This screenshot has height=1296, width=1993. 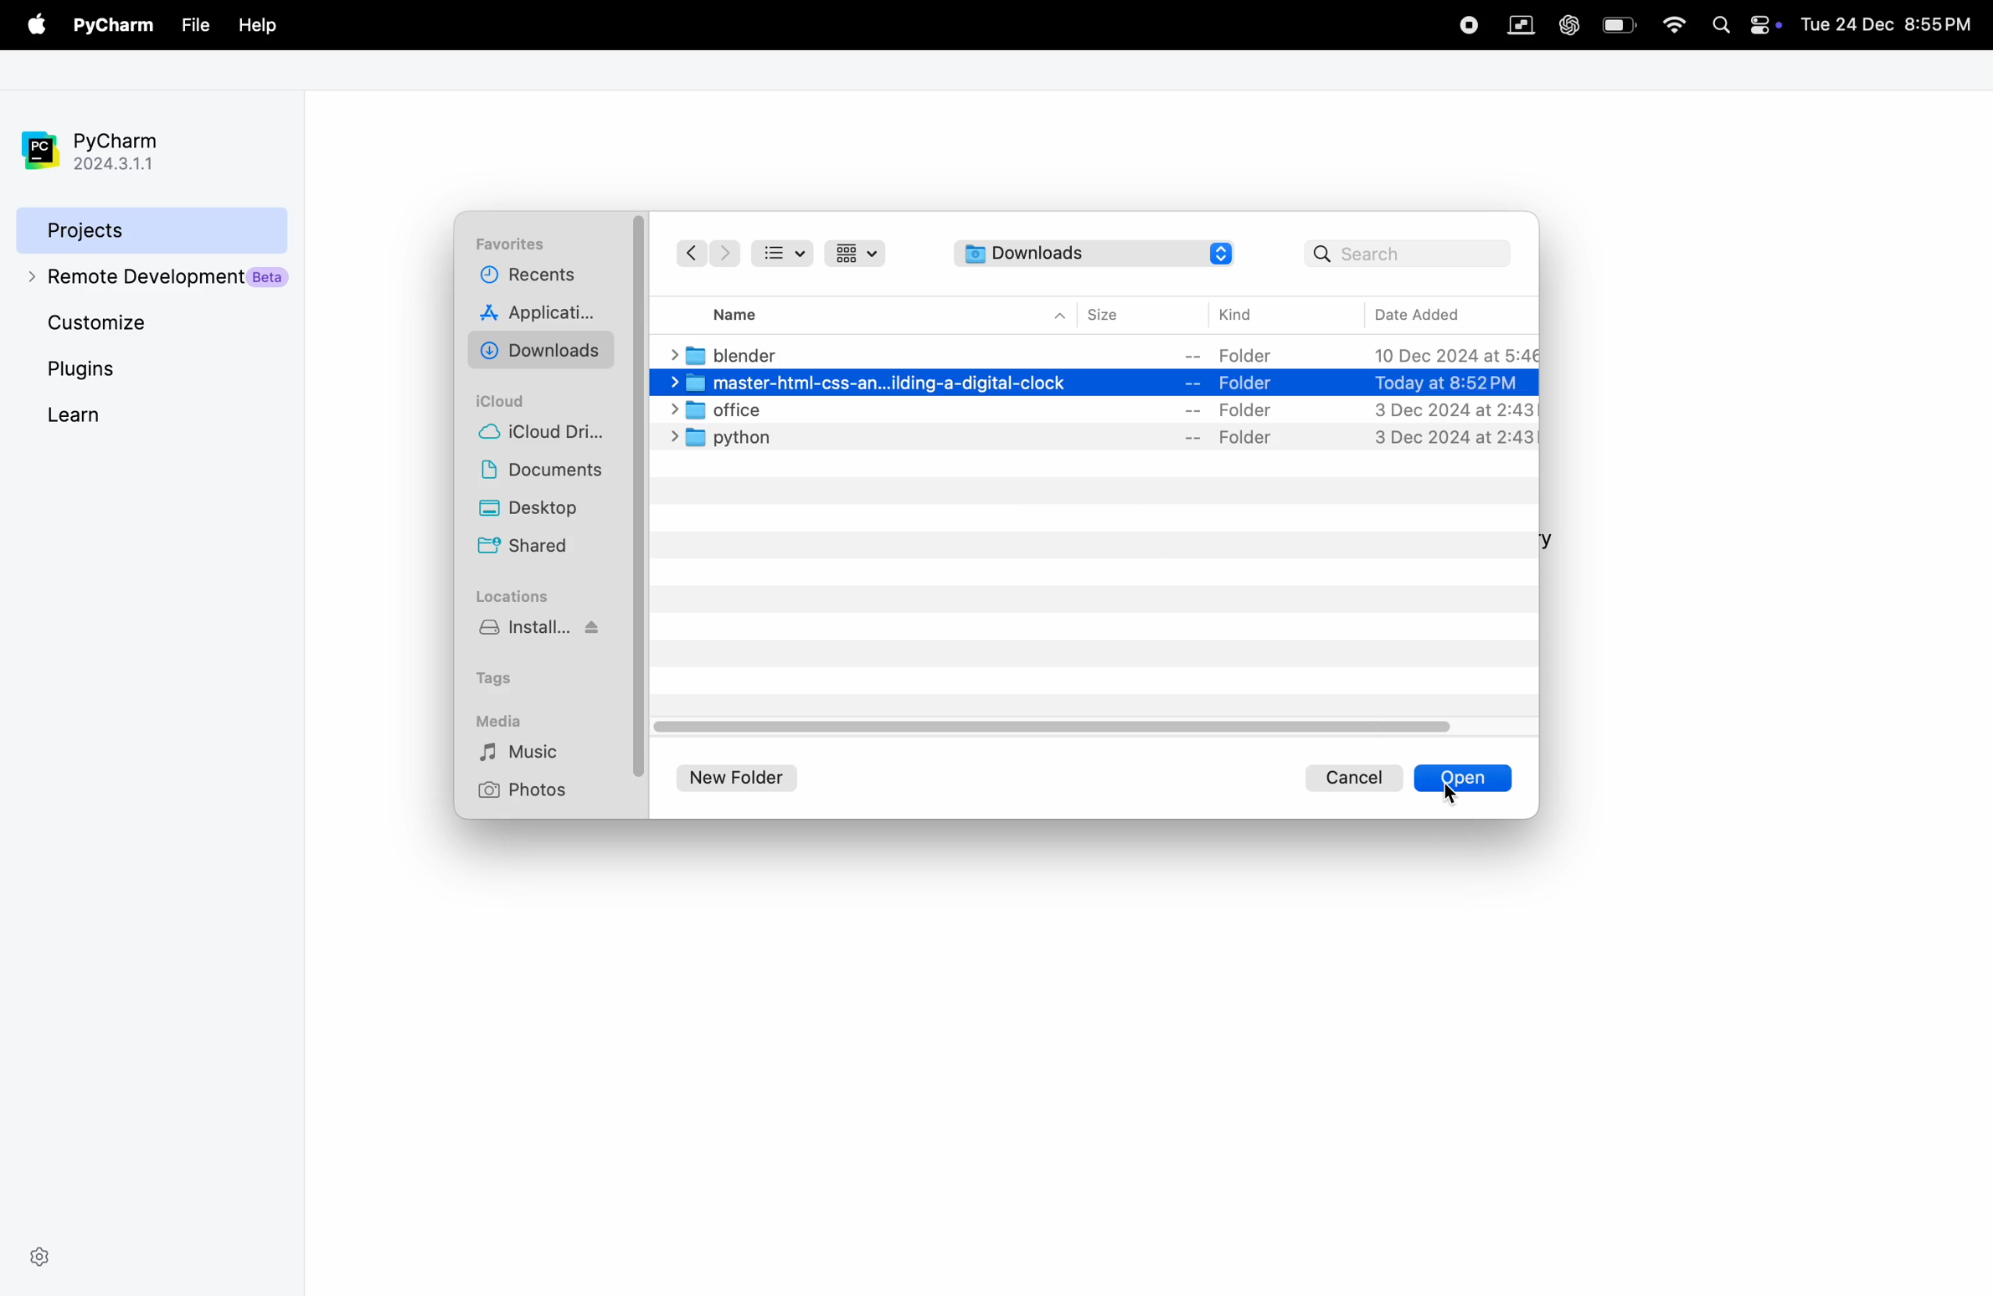 What do you see at coordinates (1722, 23) in the screenshot?
I see `search` at bounding box center [1722, 23].